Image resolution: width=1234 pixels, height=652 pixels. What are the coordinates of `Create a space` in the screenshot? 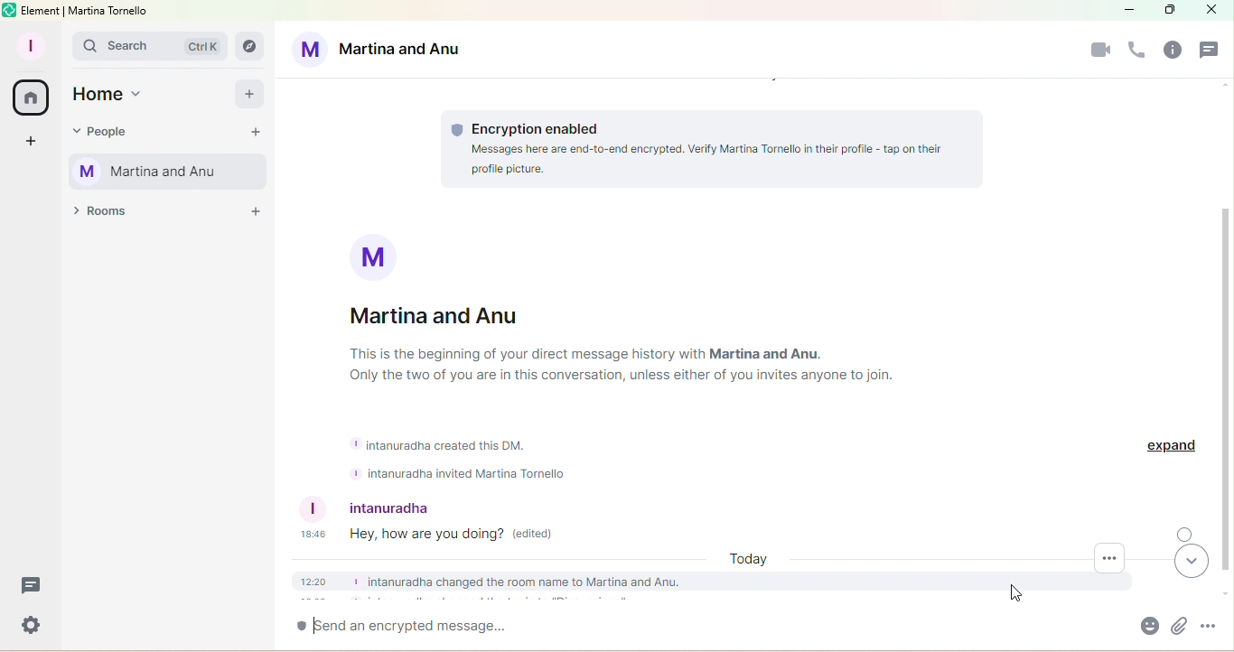 It's located at (28, 142).